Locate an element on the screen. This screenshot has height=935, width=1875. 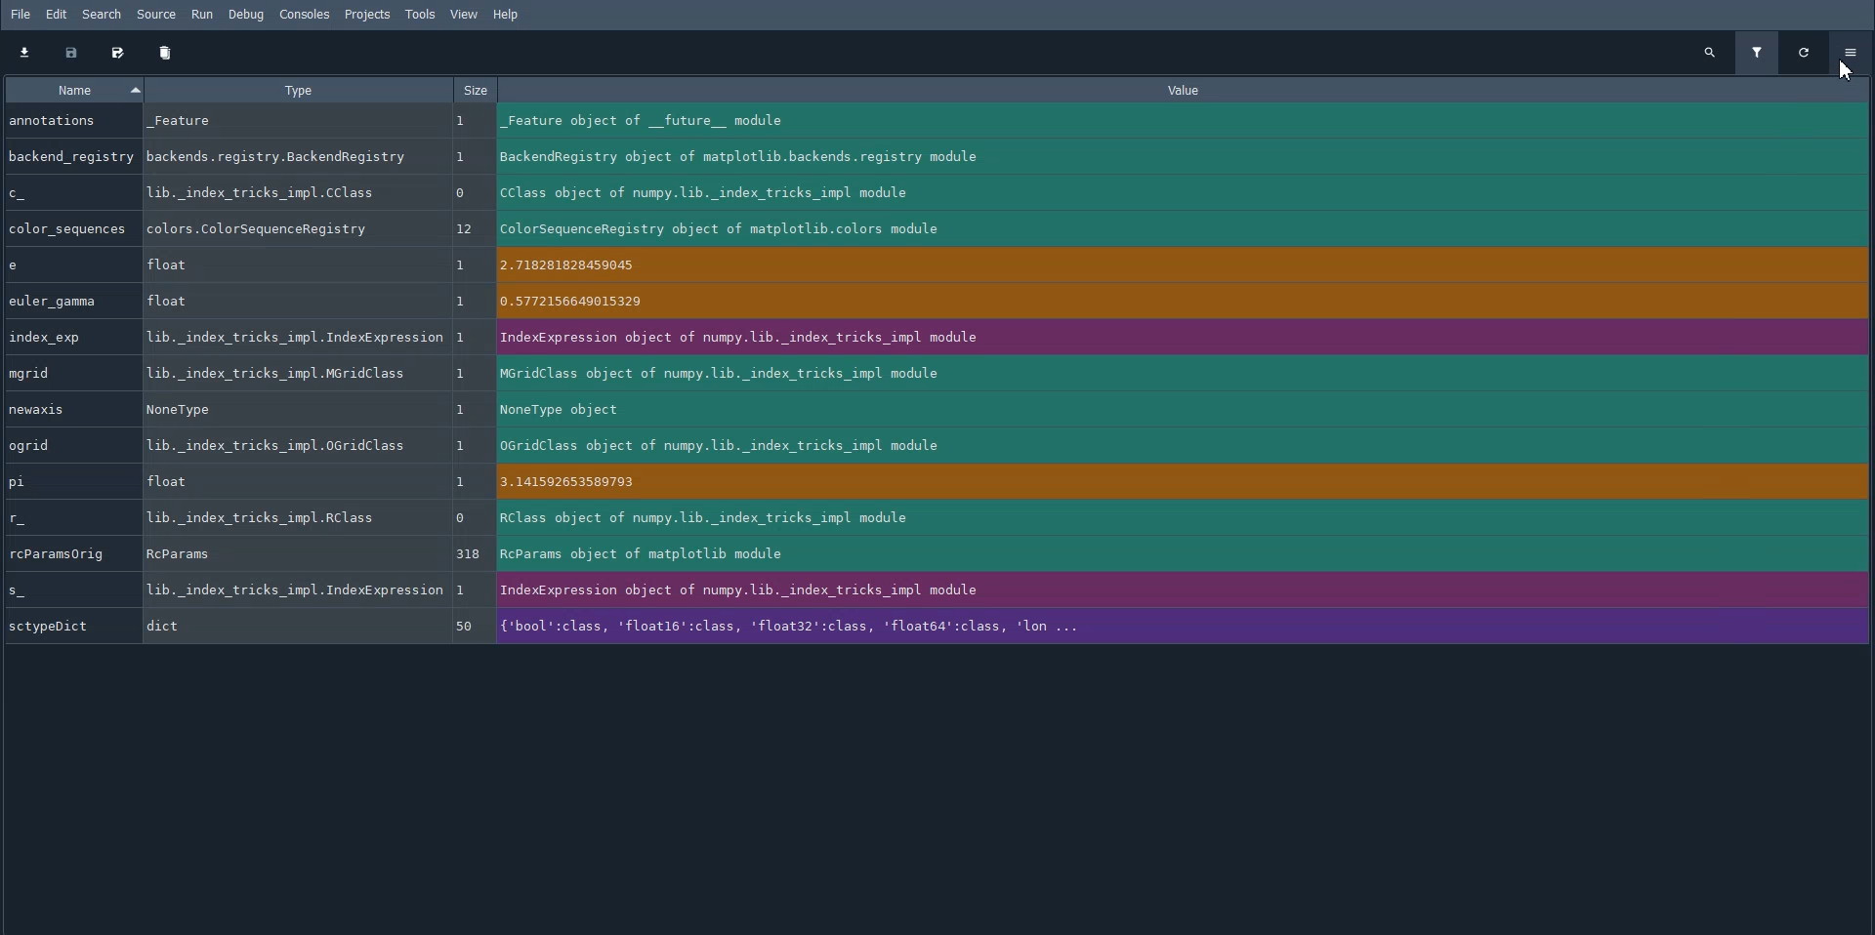
Impot Data is located at coordinates (23, 52).